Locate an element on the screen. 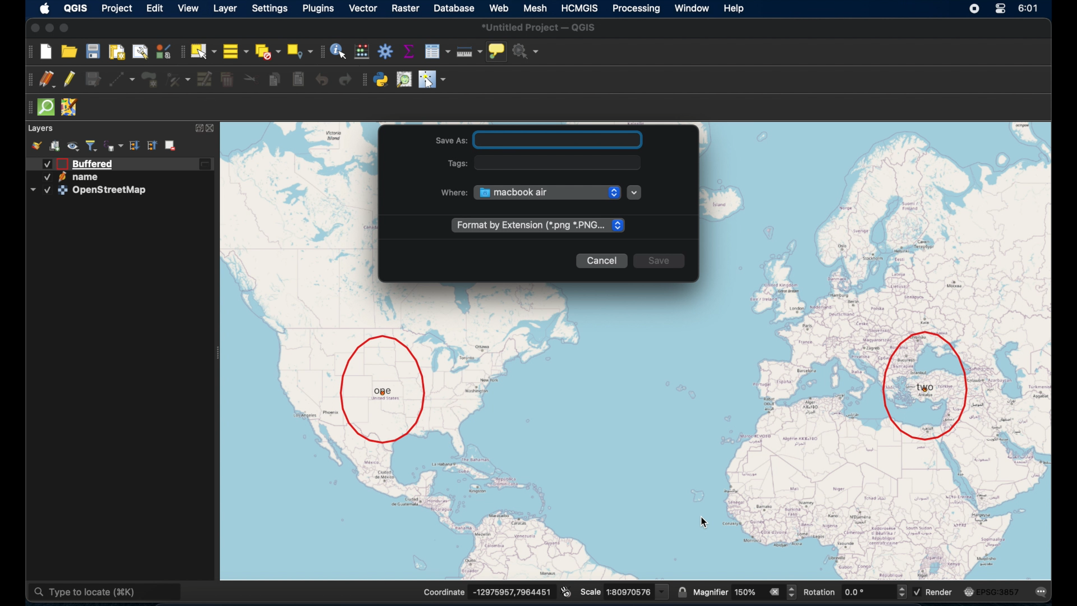 This screenshot has height=606, width=1077. select by location is located at coordinates (301, 50).